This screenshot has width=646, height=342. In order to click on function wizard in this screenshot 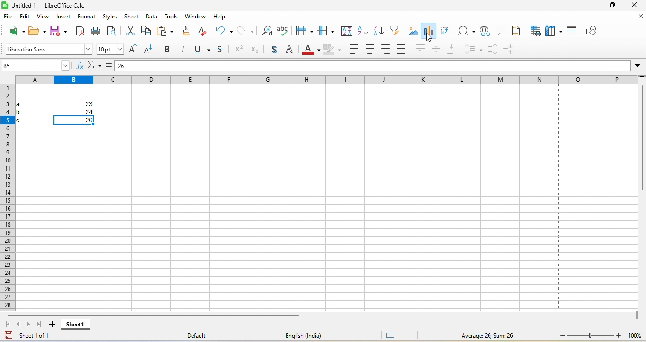, I will do `click(77, 67)`.